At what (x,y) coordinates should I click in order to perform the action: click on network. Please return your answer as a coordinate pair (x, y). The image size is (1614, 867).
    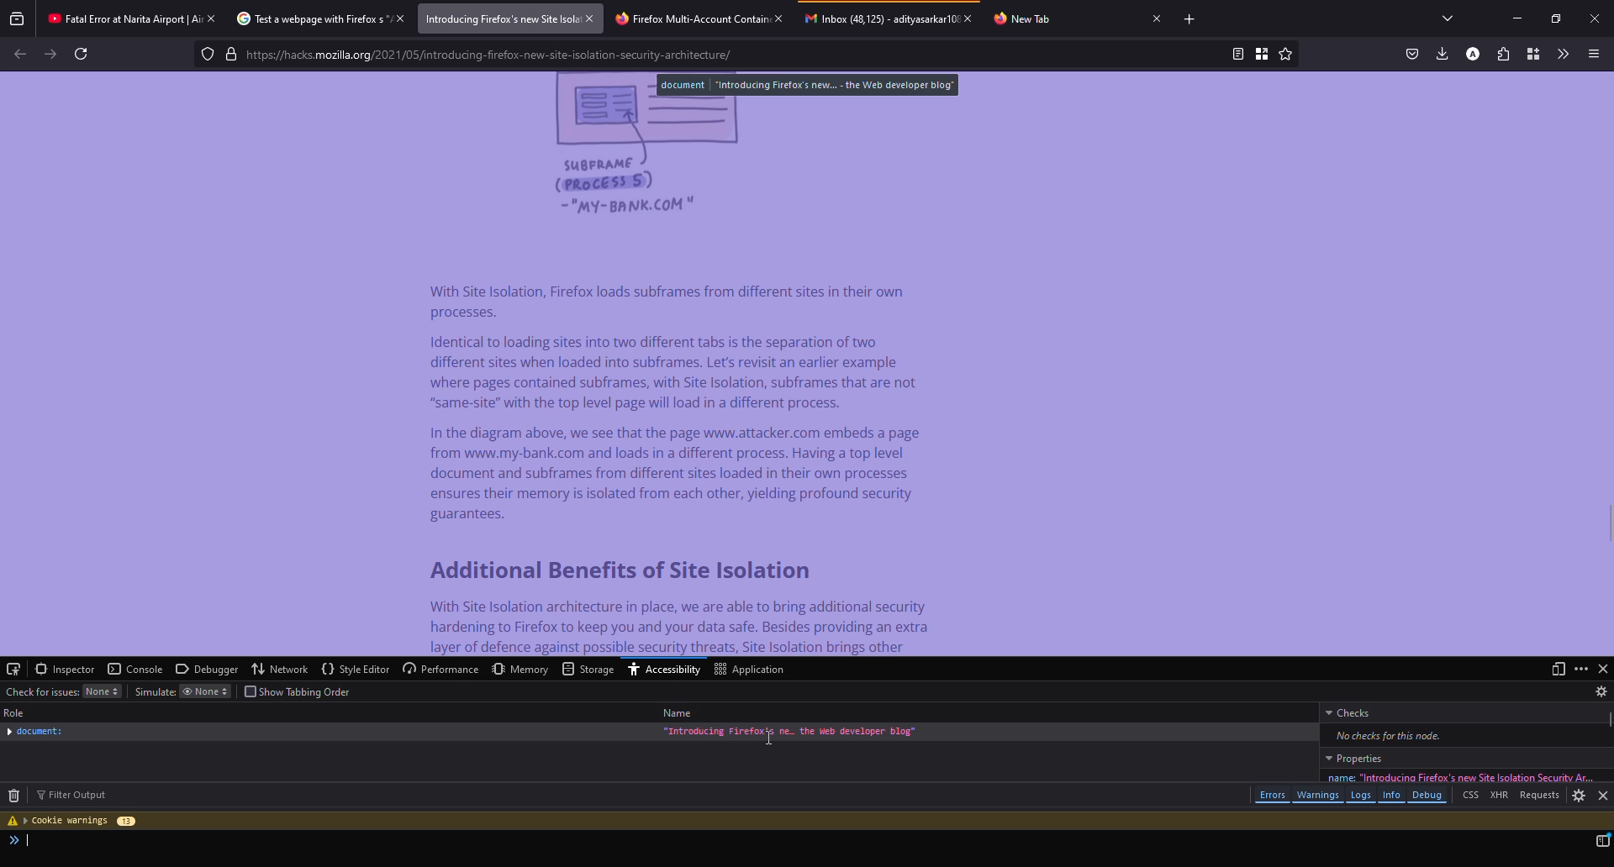
    Looking at the image, I should click on (279, 668).